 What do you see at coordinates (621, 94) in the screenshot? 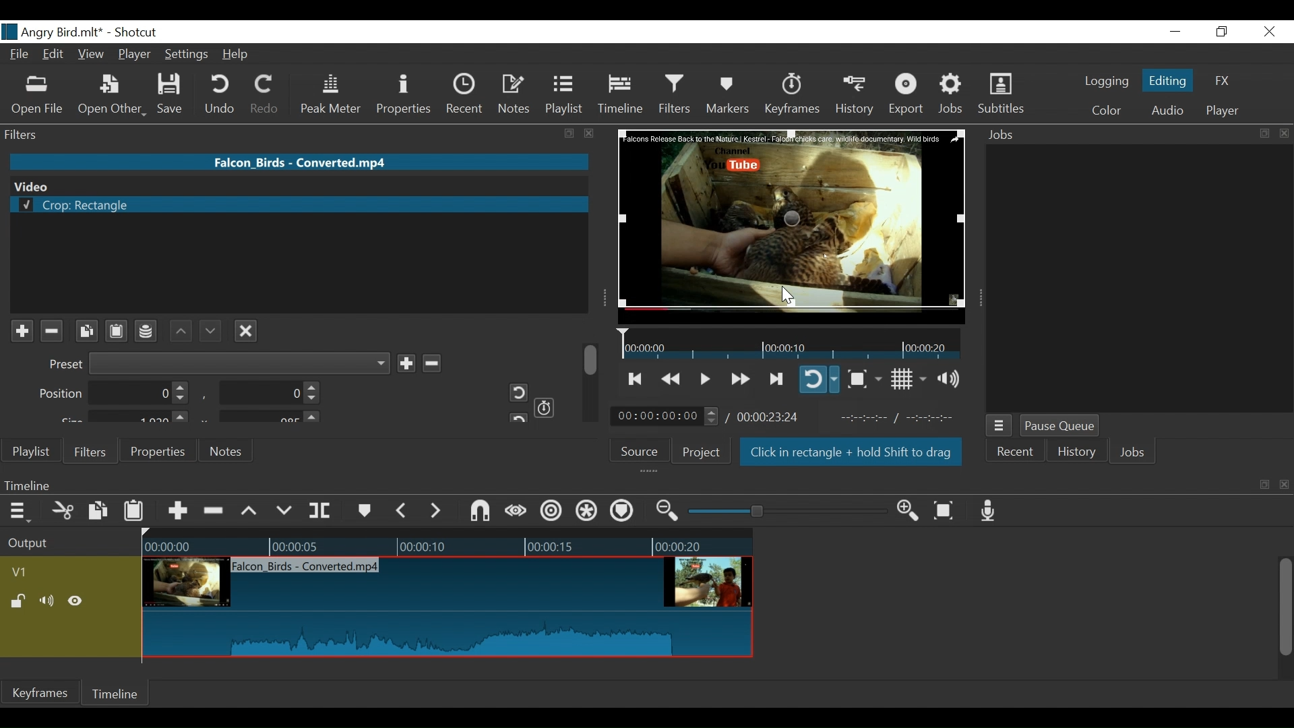
I see `Timeline` at bounding box center [621, 94].